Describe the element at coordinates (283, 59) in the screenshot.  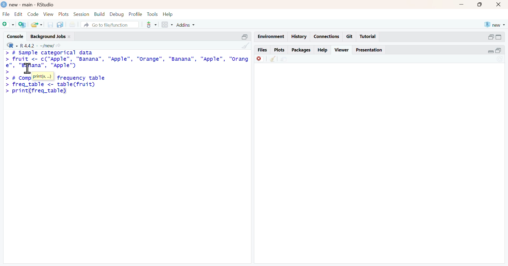
I see `show in new window` at that location.